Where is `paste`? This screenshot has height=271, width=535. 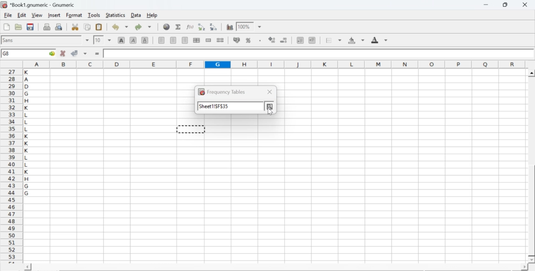
paste is located at coordinates (99, 27).